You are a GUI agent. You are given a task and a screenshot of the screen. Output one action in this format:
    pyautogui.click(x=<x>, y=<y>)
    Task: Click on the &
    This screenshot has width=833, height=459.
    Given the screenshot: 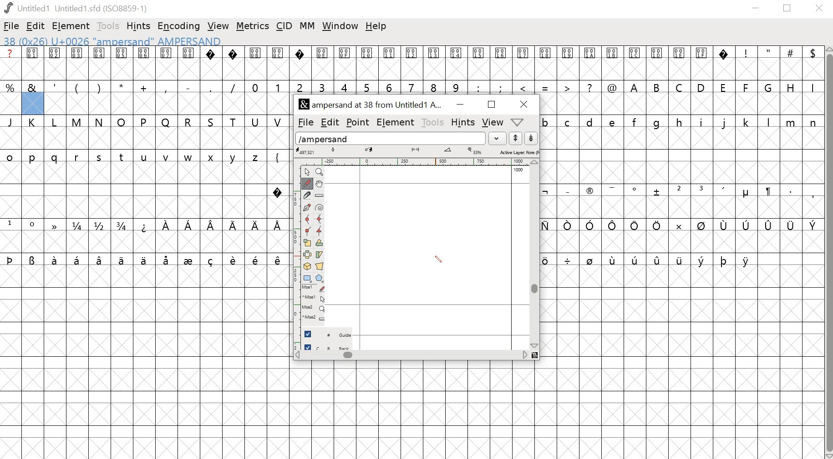 What is the action you would take?
    pyautogui.click(x=32, y=87)
    